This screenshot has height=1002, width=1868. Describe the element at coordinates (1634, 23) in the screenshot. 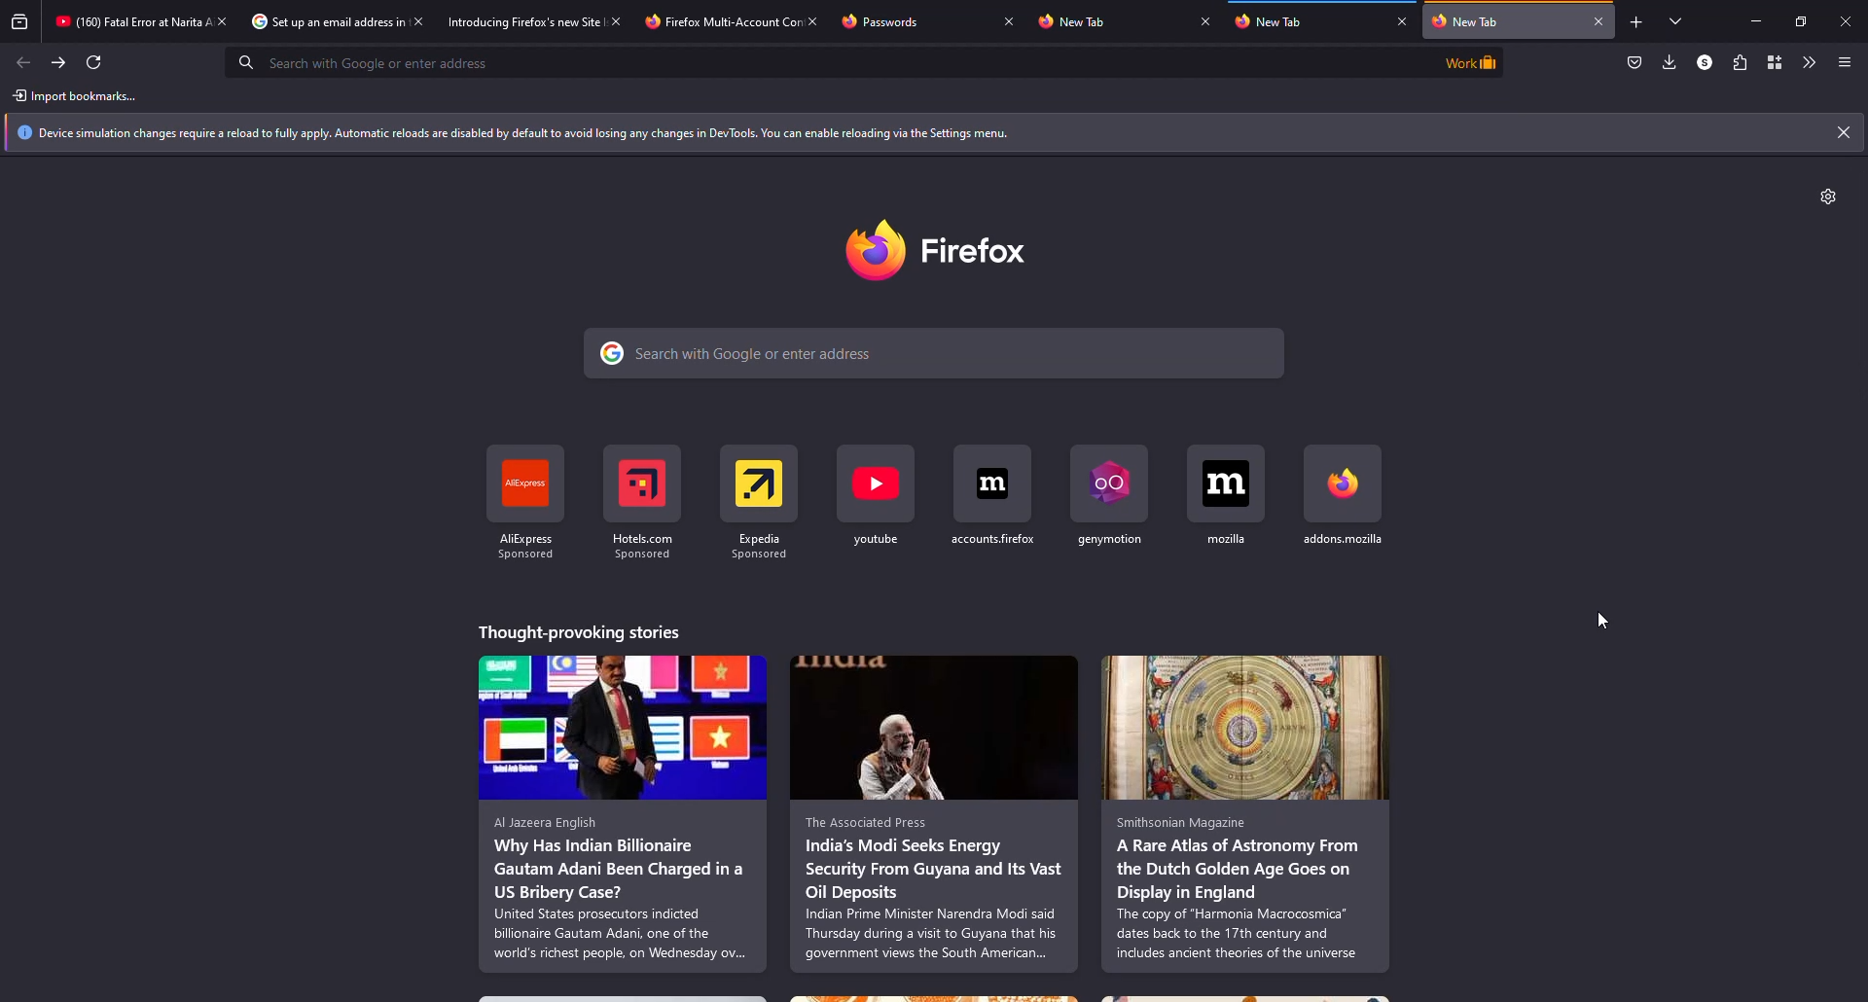

I see `add` at that location.